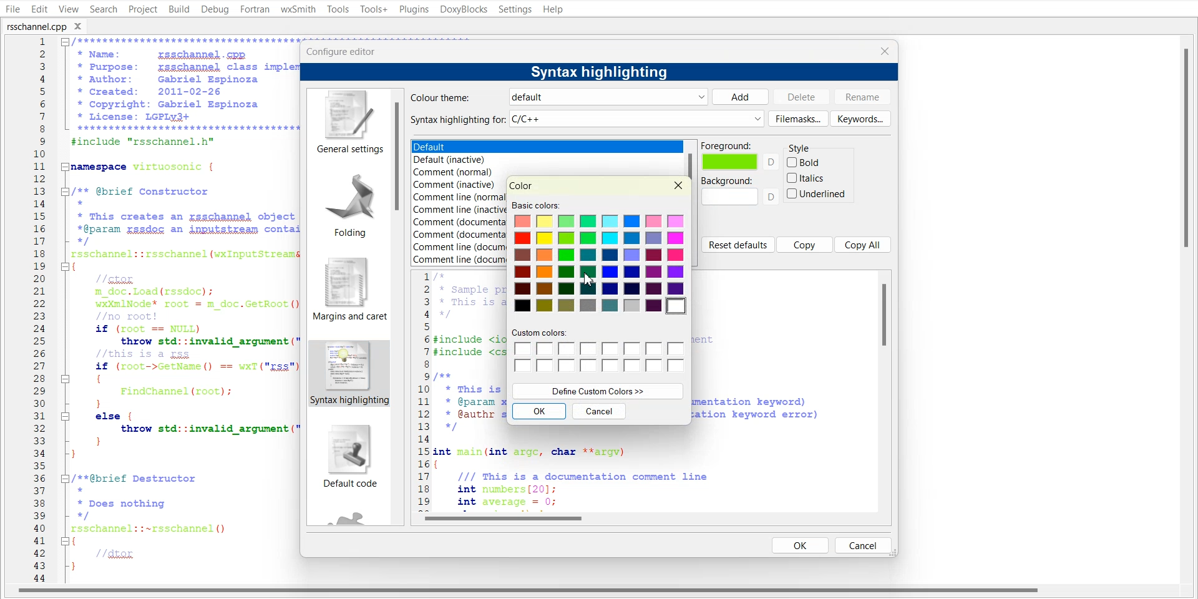 This screenshot has height=599, width=1198. What do you see at coordinates (864, 244) in the screenshot?
I see `Copy all` at bounding box center [864, 244].